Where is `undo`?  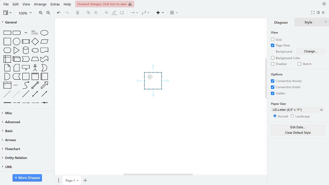 undo is located at coordinates (59, 13).